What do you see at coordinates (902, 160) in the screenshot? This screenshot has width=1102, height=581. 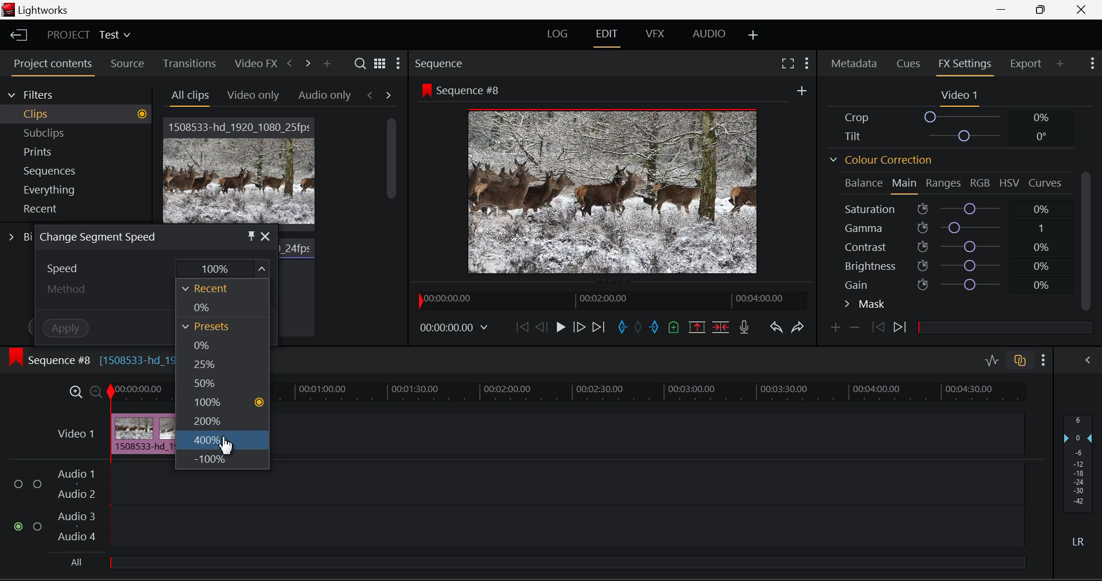 I see `Colour Correction Section` at bounding box center [902, 160].